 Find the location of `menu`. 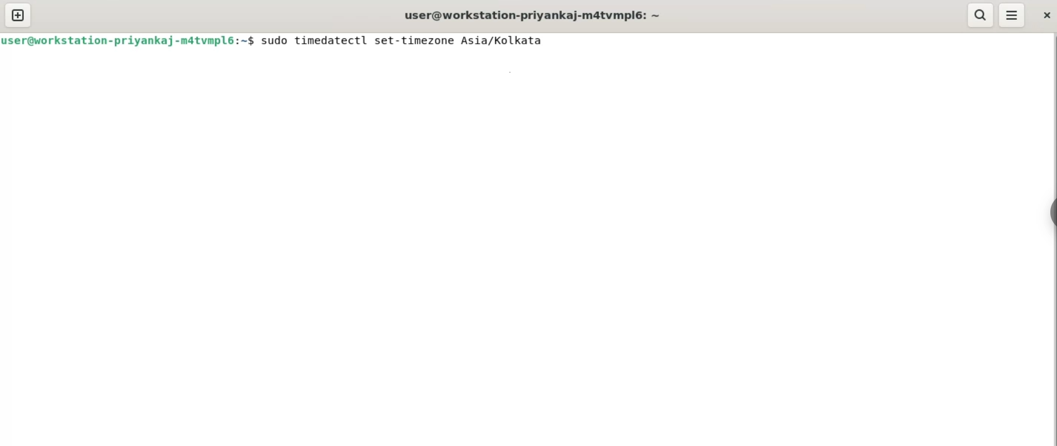

menu is located at coordinates (1012, 15).